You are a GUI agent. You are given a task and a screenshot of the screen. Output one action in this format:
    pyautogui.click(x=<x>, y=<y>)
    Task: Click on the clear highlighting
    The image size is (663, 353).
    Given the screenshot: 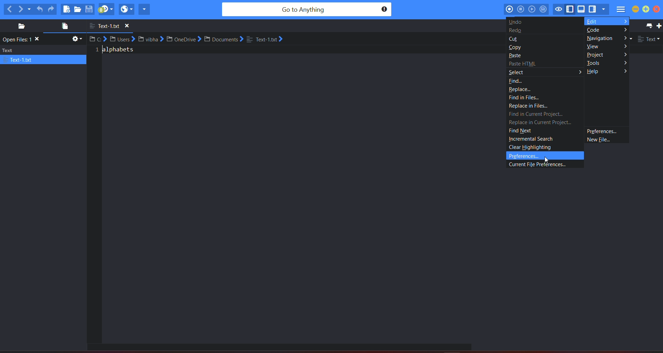 What is the action you would take?
    pyautogui.click(x=531, y=147)
    